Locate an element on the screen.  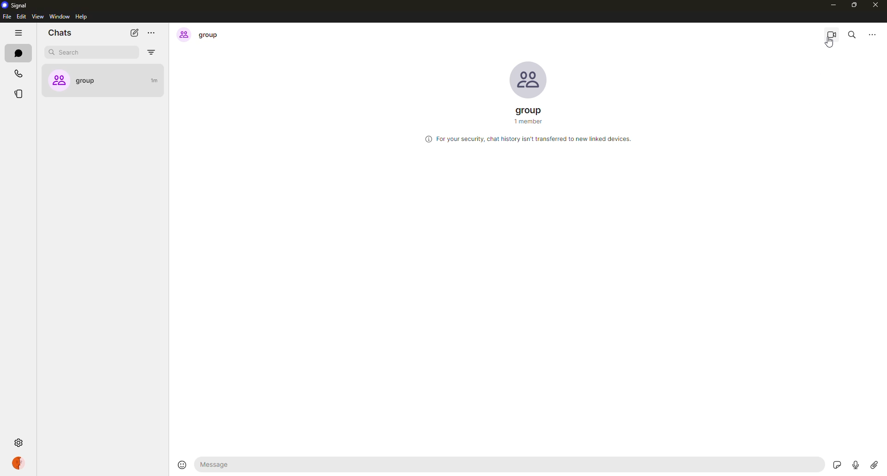
signal is located at coordinates (16, 5).